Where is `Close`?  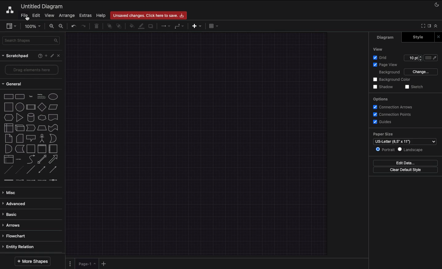
Close is located at coordinates (60, 55).